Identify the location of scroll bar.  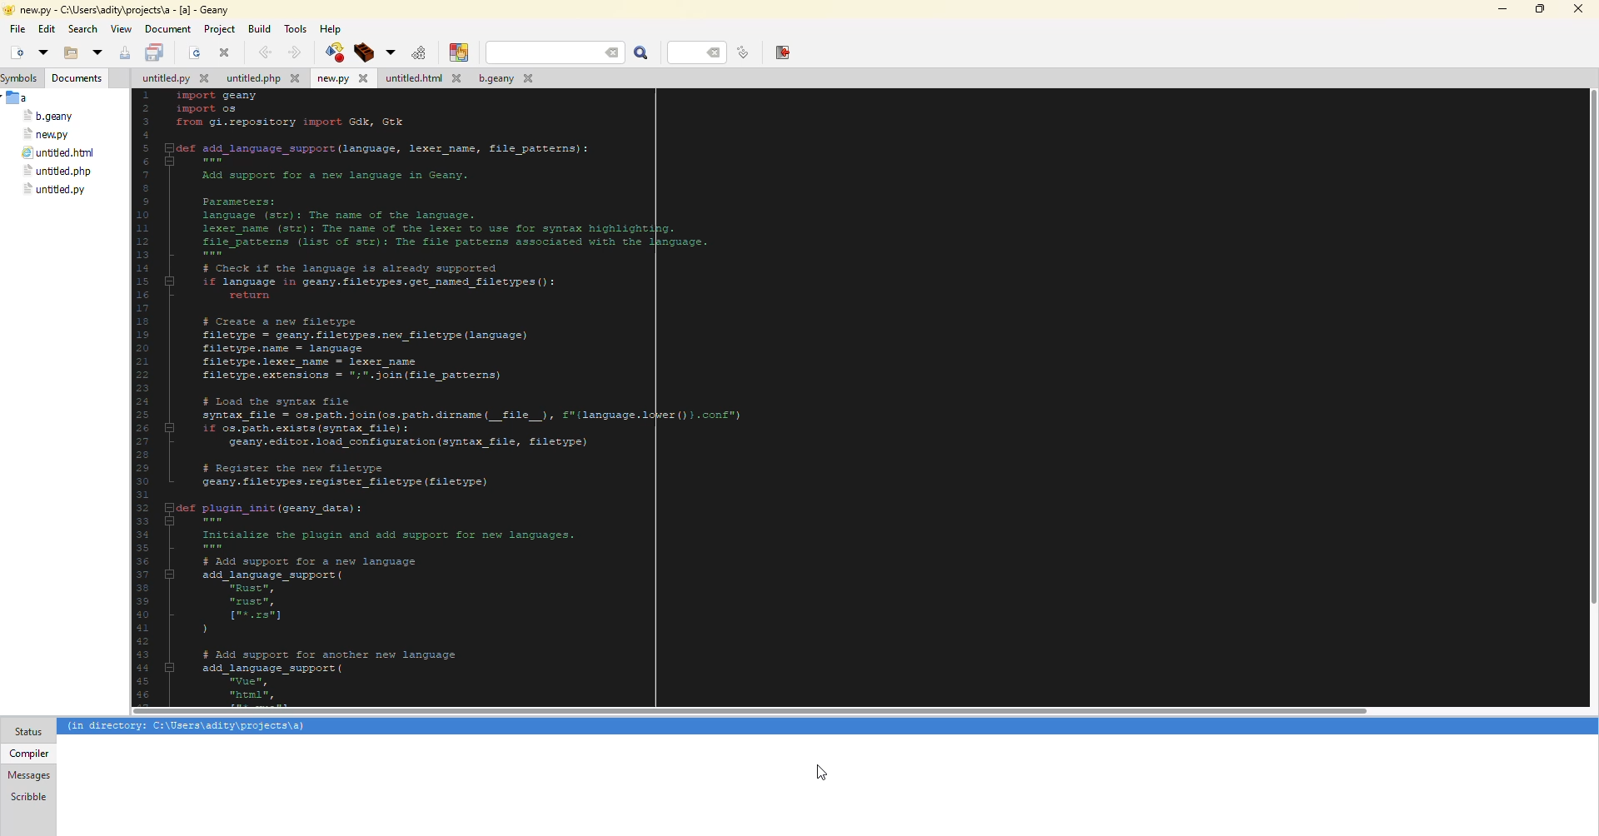
(737, 709).